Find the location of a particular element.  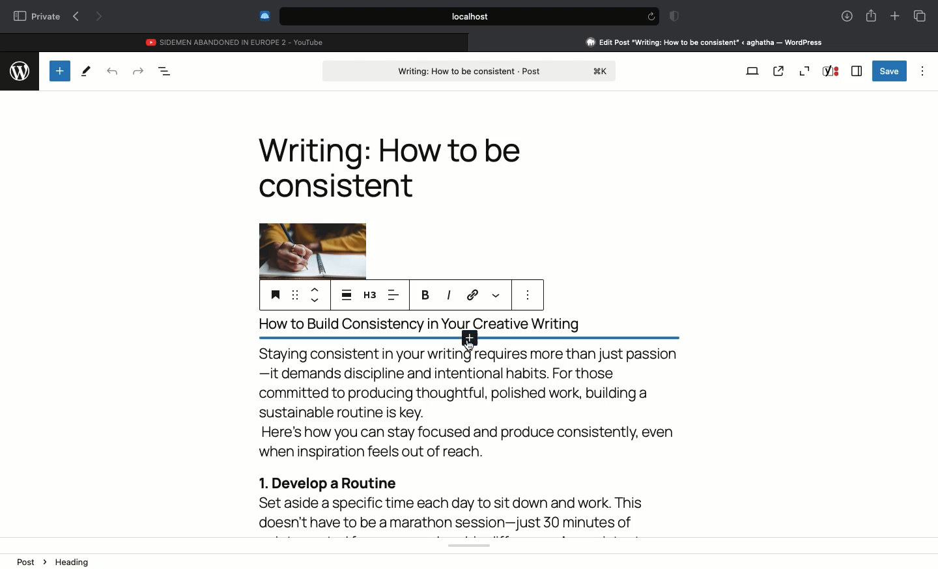

Add new block is located at coordinates (462, 340).